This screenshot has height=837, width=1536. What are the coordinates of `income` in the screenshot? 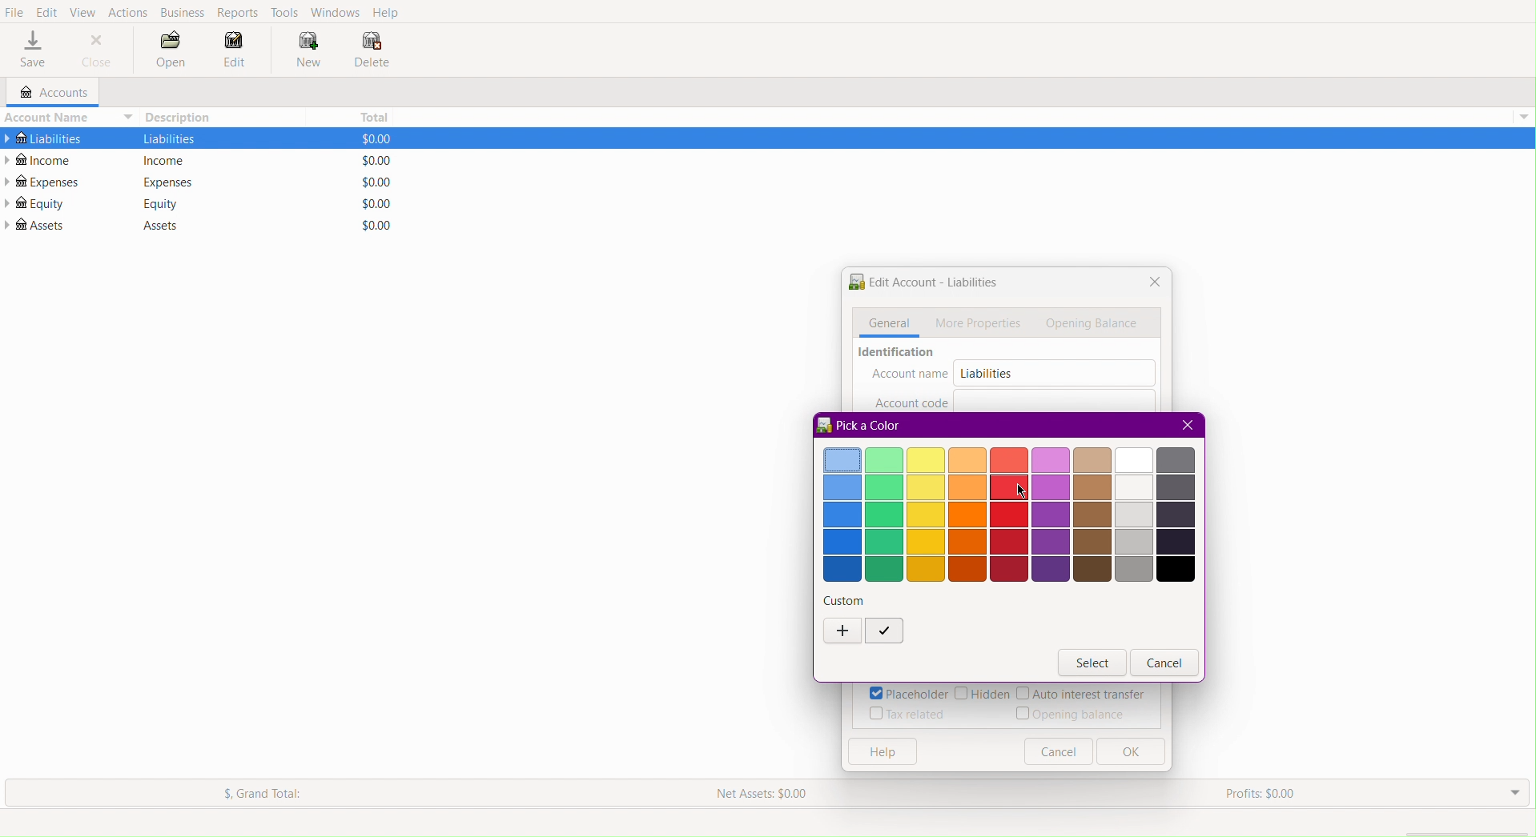 It's located at (167, 161).